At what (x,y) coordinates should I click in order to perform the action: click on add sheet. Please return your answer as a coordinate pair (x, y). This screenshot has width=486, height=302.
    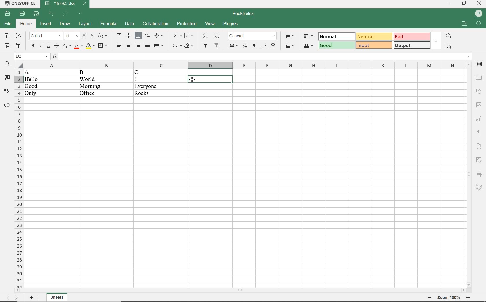
    Looking at the image, I should click on (31, 297).